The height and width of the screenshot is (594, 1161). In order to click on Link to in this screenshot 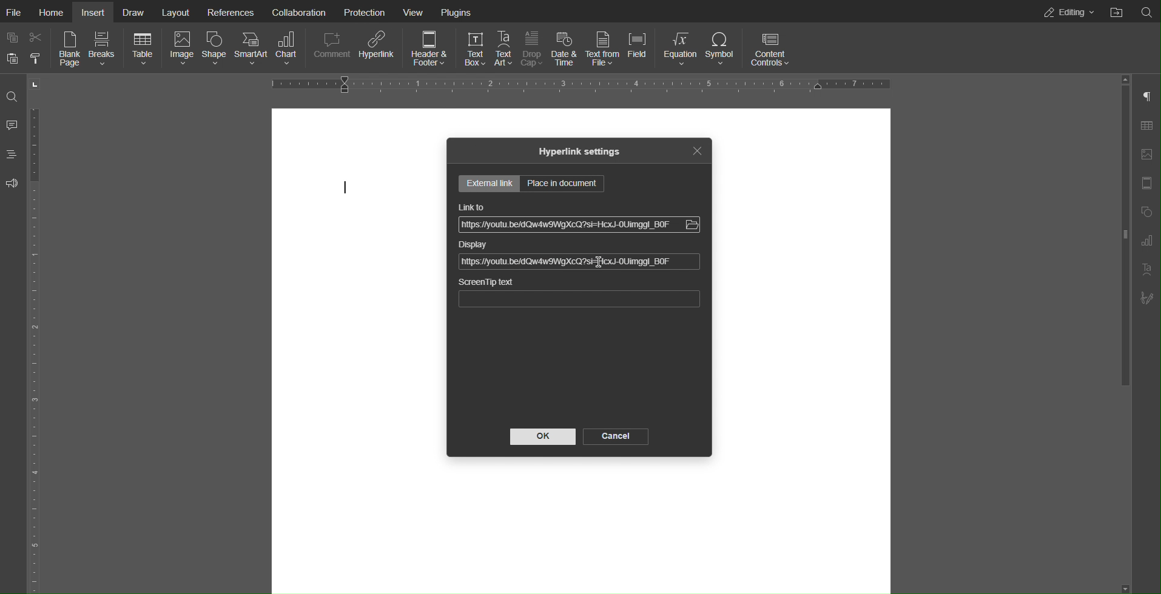, I will do `click(471, 206)`.